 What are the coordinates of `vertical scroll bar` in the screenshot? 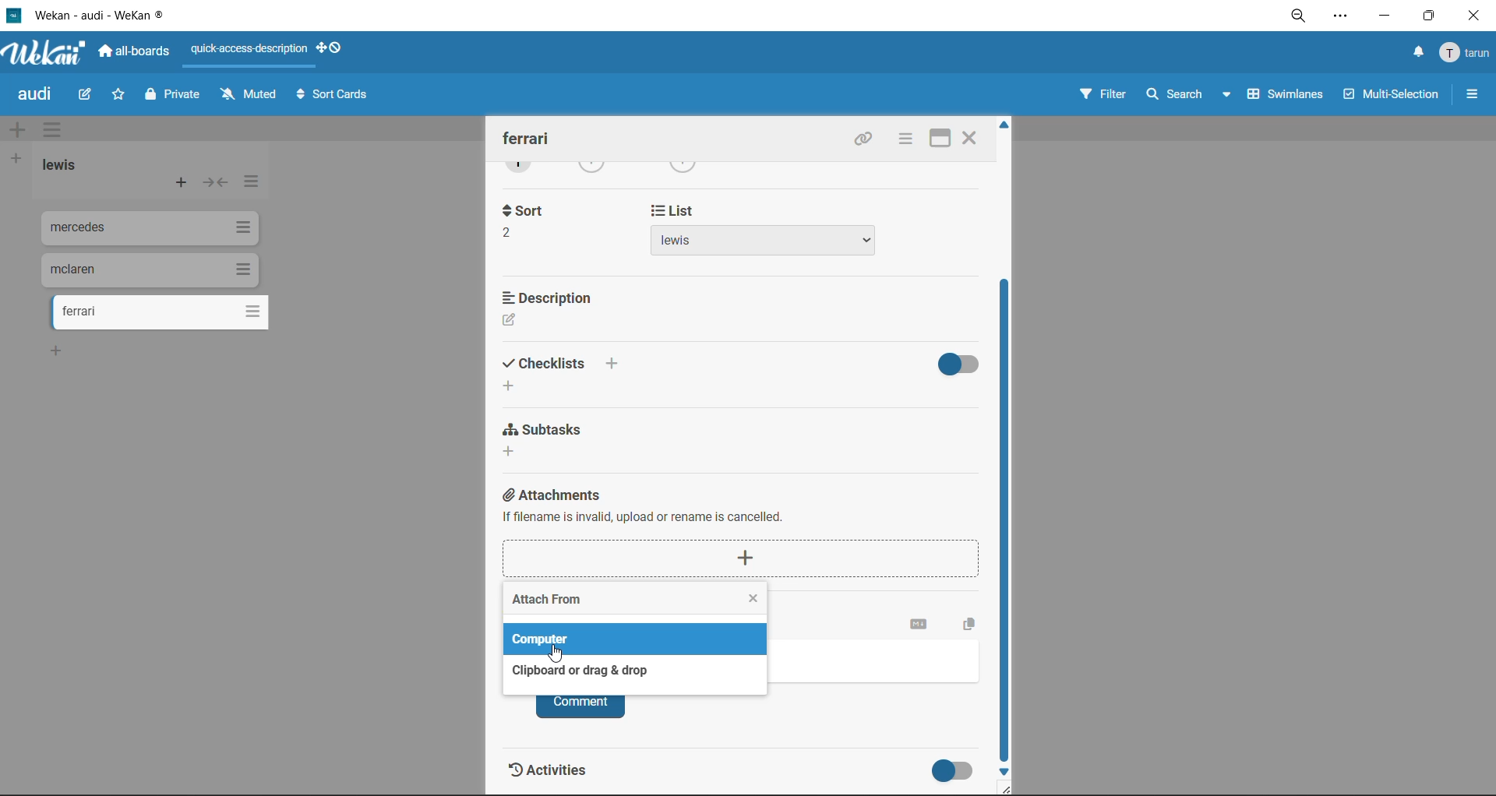 It's located at (1007, 523).